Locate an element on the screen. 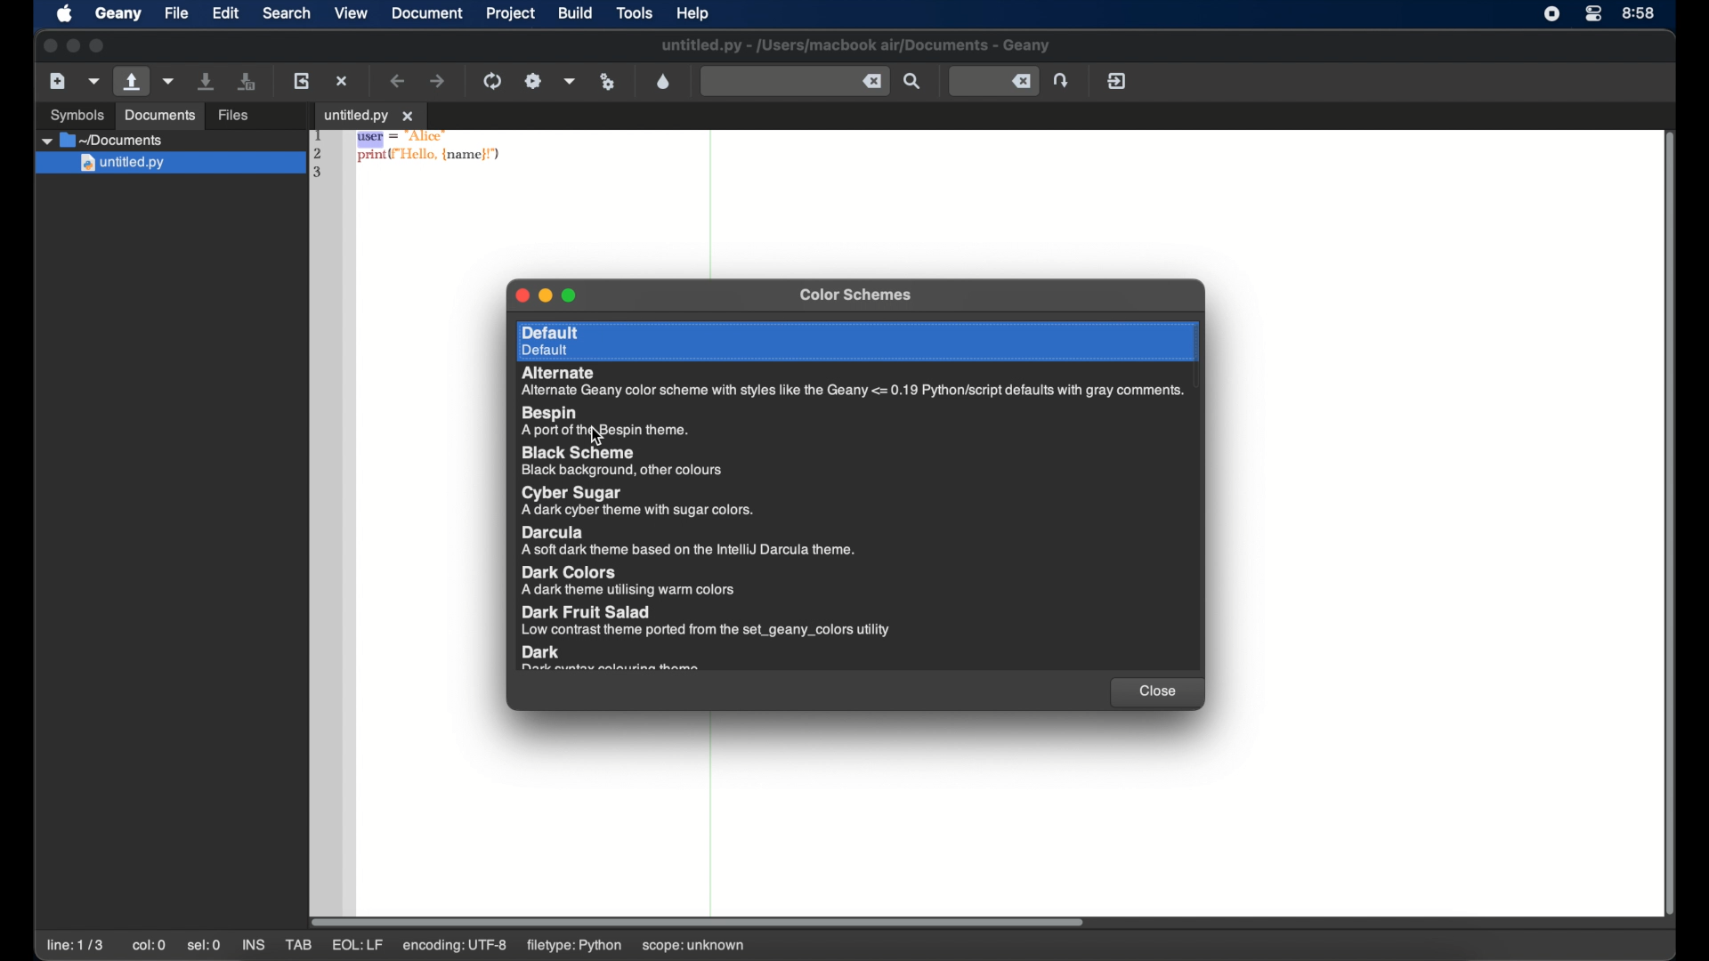  black scheme is located at coordinates (626, 461).